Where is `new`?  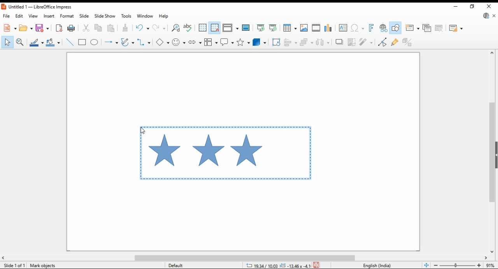 new is located at coordinates (9, 28).